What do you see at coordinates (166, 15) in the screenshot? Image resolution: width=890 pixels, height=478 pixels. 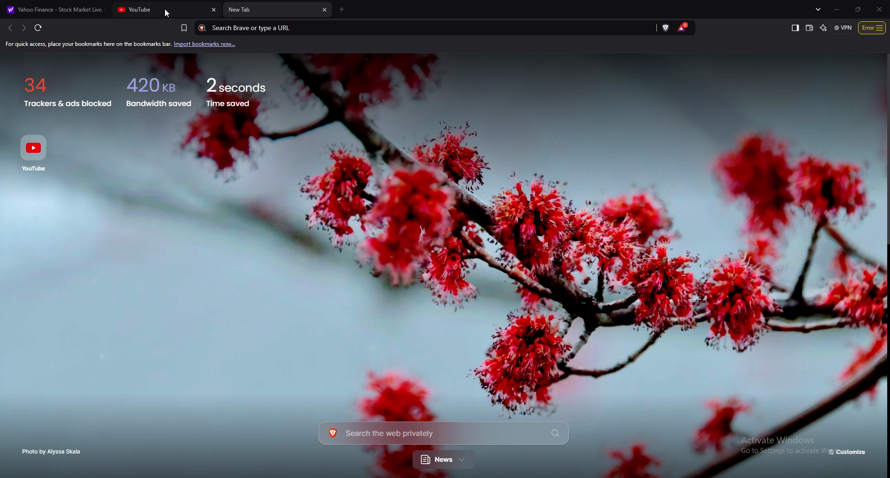 I see `cursor` at bounding box center [166, 15].